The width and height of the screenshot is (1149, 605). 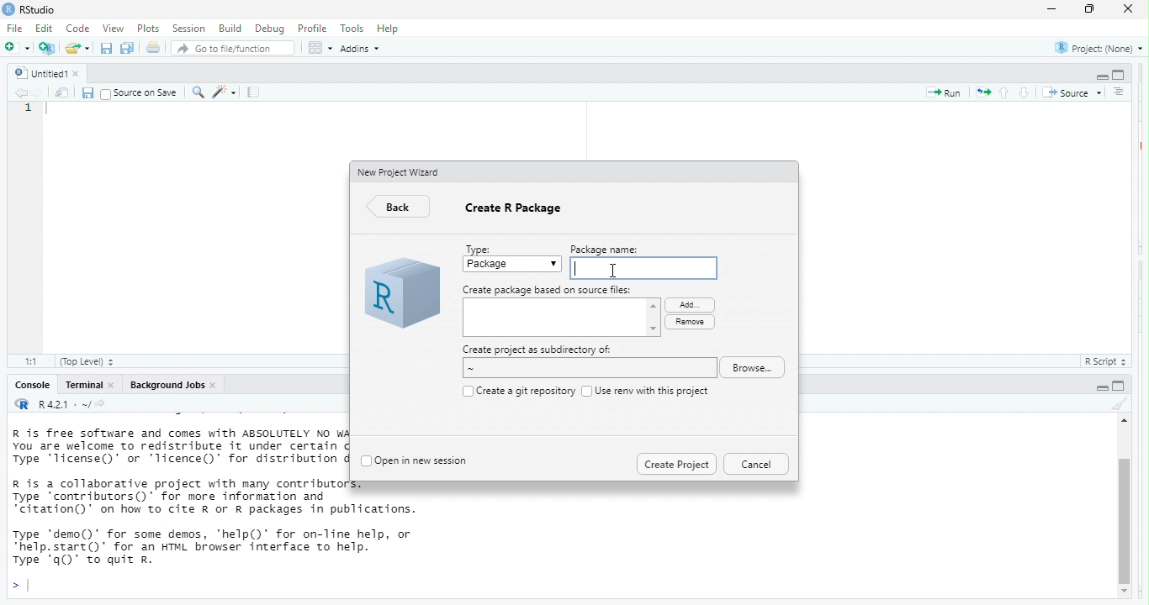 I want to click on  Browse. , so click(x=756, y=368).